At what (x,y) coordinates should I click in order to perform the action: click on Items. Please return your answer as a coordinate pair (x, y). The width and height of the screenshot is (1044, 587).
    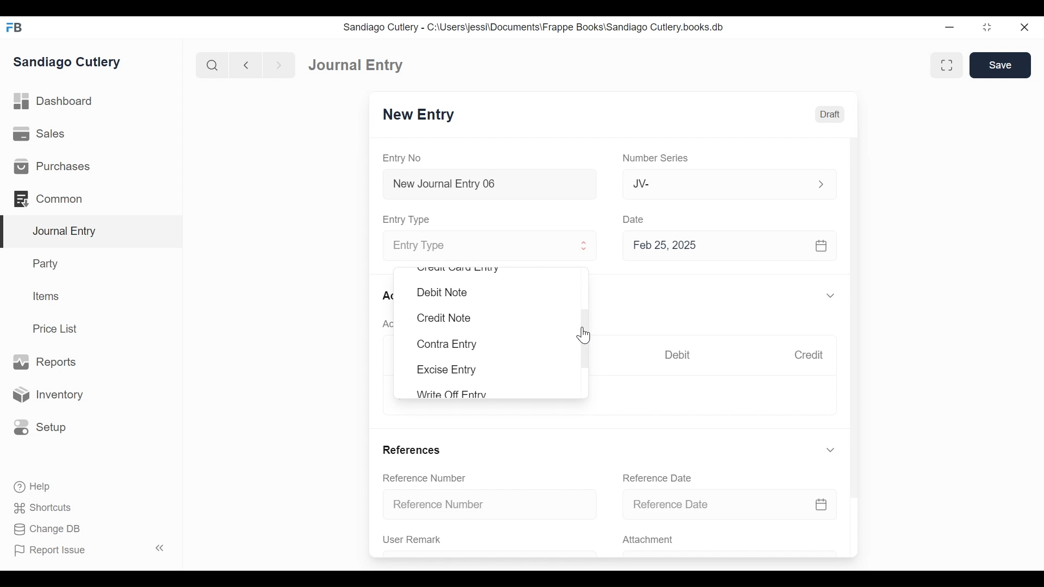
    Looking at the image, I should click on (47, 296).